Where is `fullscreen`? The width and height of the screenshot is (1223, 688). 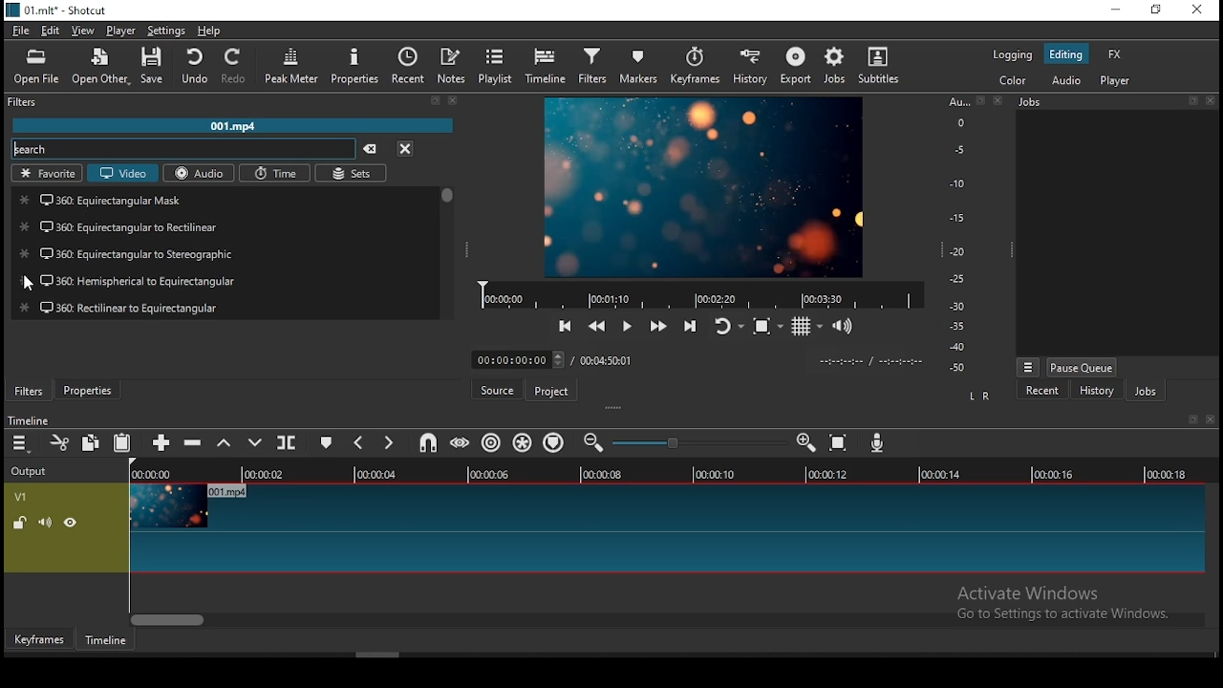
fullscreen is located at coordinates (437, 102).